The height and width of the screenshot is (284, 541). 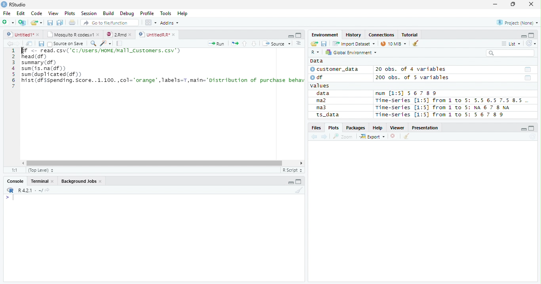 What do you see at coordinates (326, 35) in the screenshot?
I see `Environment` at bounding box center [326, 35].